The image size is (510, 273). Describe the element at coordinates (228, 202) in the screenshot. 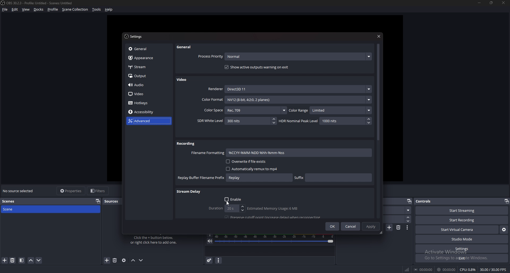

I see `cursor` at that location.